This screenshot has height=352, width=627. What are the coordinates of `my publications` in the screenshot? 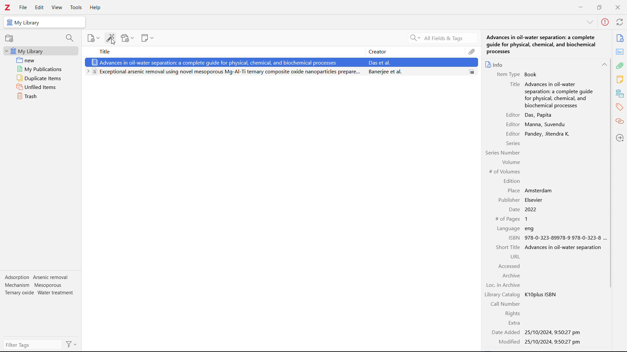 It's located at (41, 69).